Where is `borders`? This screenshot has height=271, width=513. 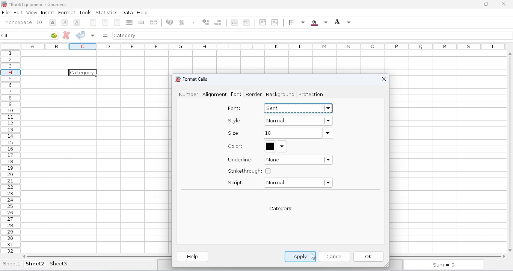 borders is located at coordinates (296, 23).